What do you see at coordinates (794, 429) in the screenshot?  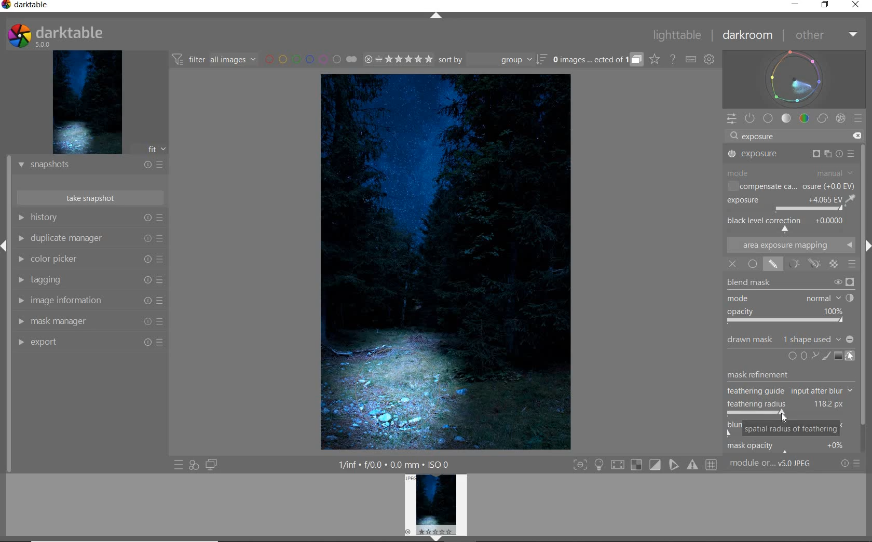 I see `SPATIAL RADIUS OF FEATHERING` at bounding box center [794, 429].